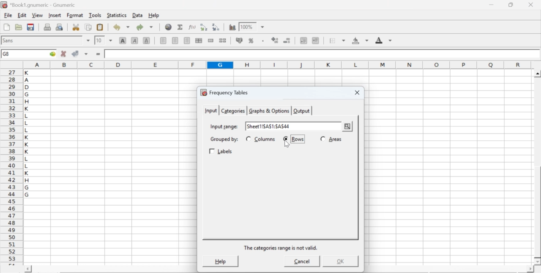 The width and height of the screenshot is (541, 273). What do you see at coordinates (205, 27) in the screenshot?
I see `Sort the selected region in ascending order based on the first column selected` at bounding box center [205, 27].